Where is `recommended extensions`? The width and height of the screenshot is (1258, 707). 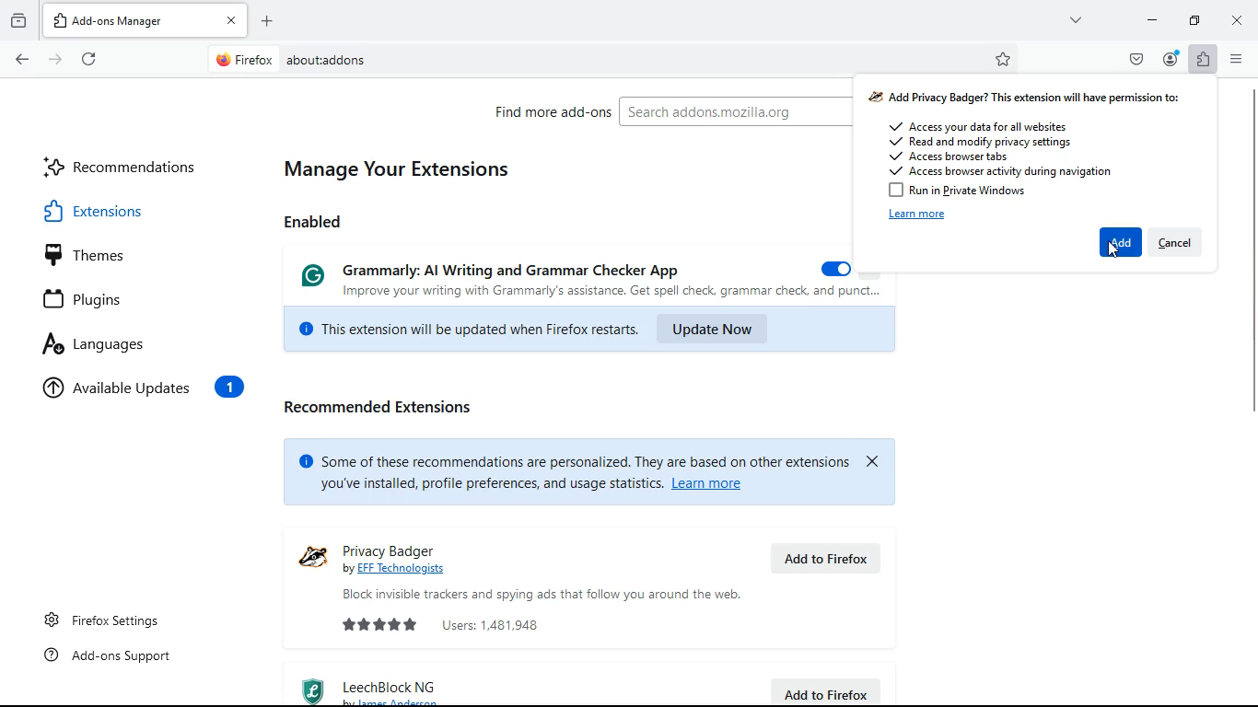 recommended extensions is located at coordinates (393, 408).